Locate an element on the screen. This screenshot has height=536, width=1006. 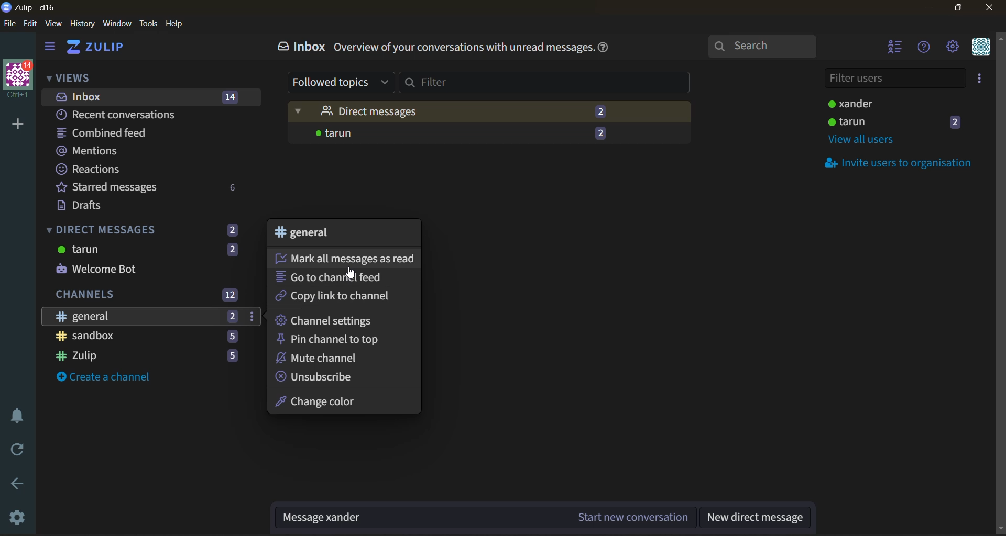
starred messages 6 is located at coordinates (151, 188).